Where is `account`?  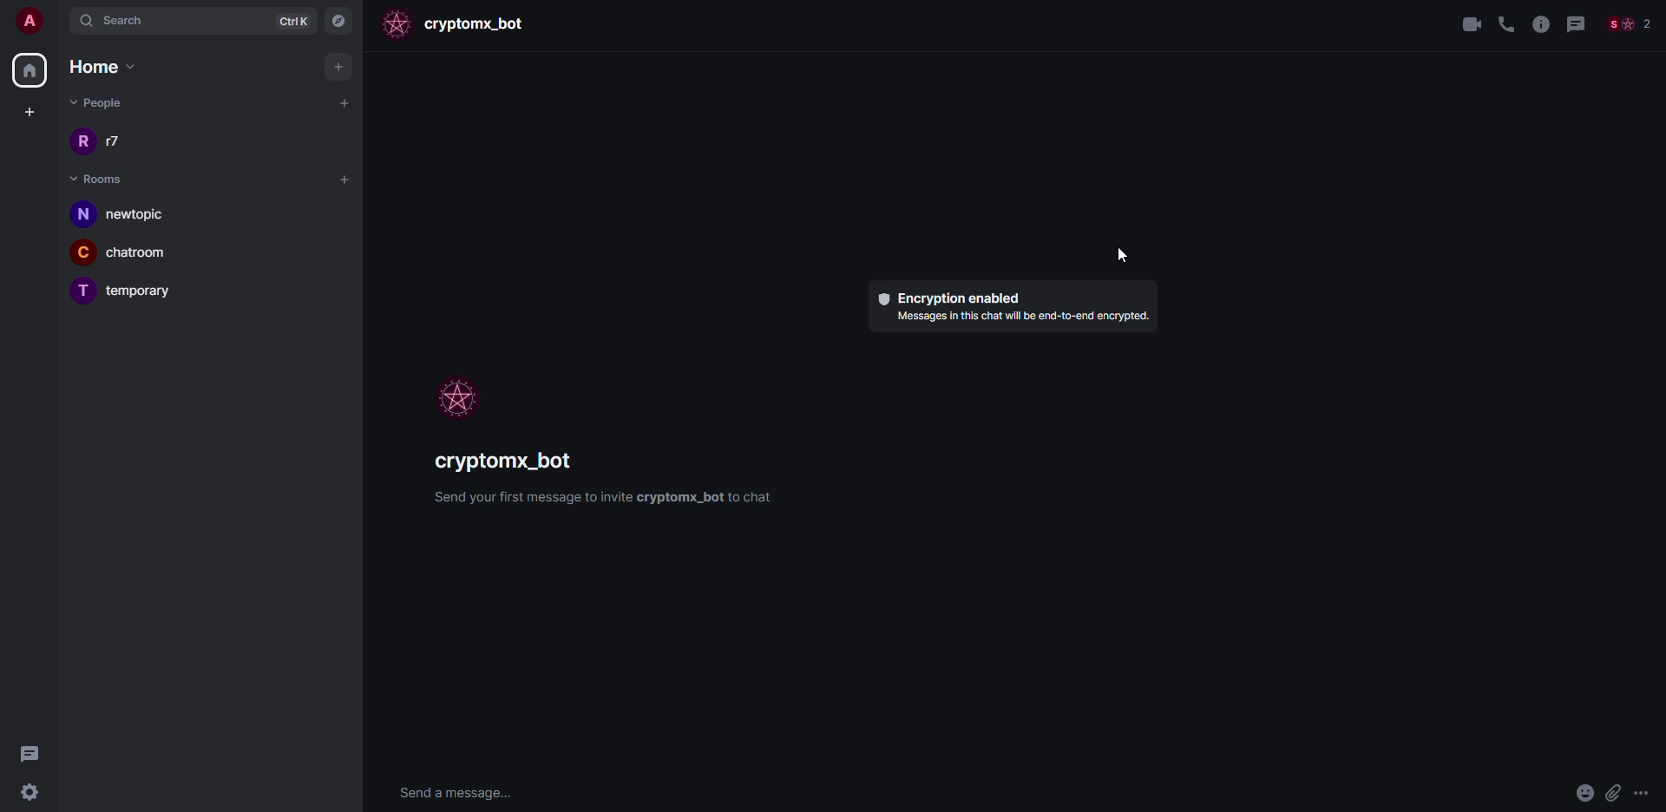
account is located at coordinates (31, 22).